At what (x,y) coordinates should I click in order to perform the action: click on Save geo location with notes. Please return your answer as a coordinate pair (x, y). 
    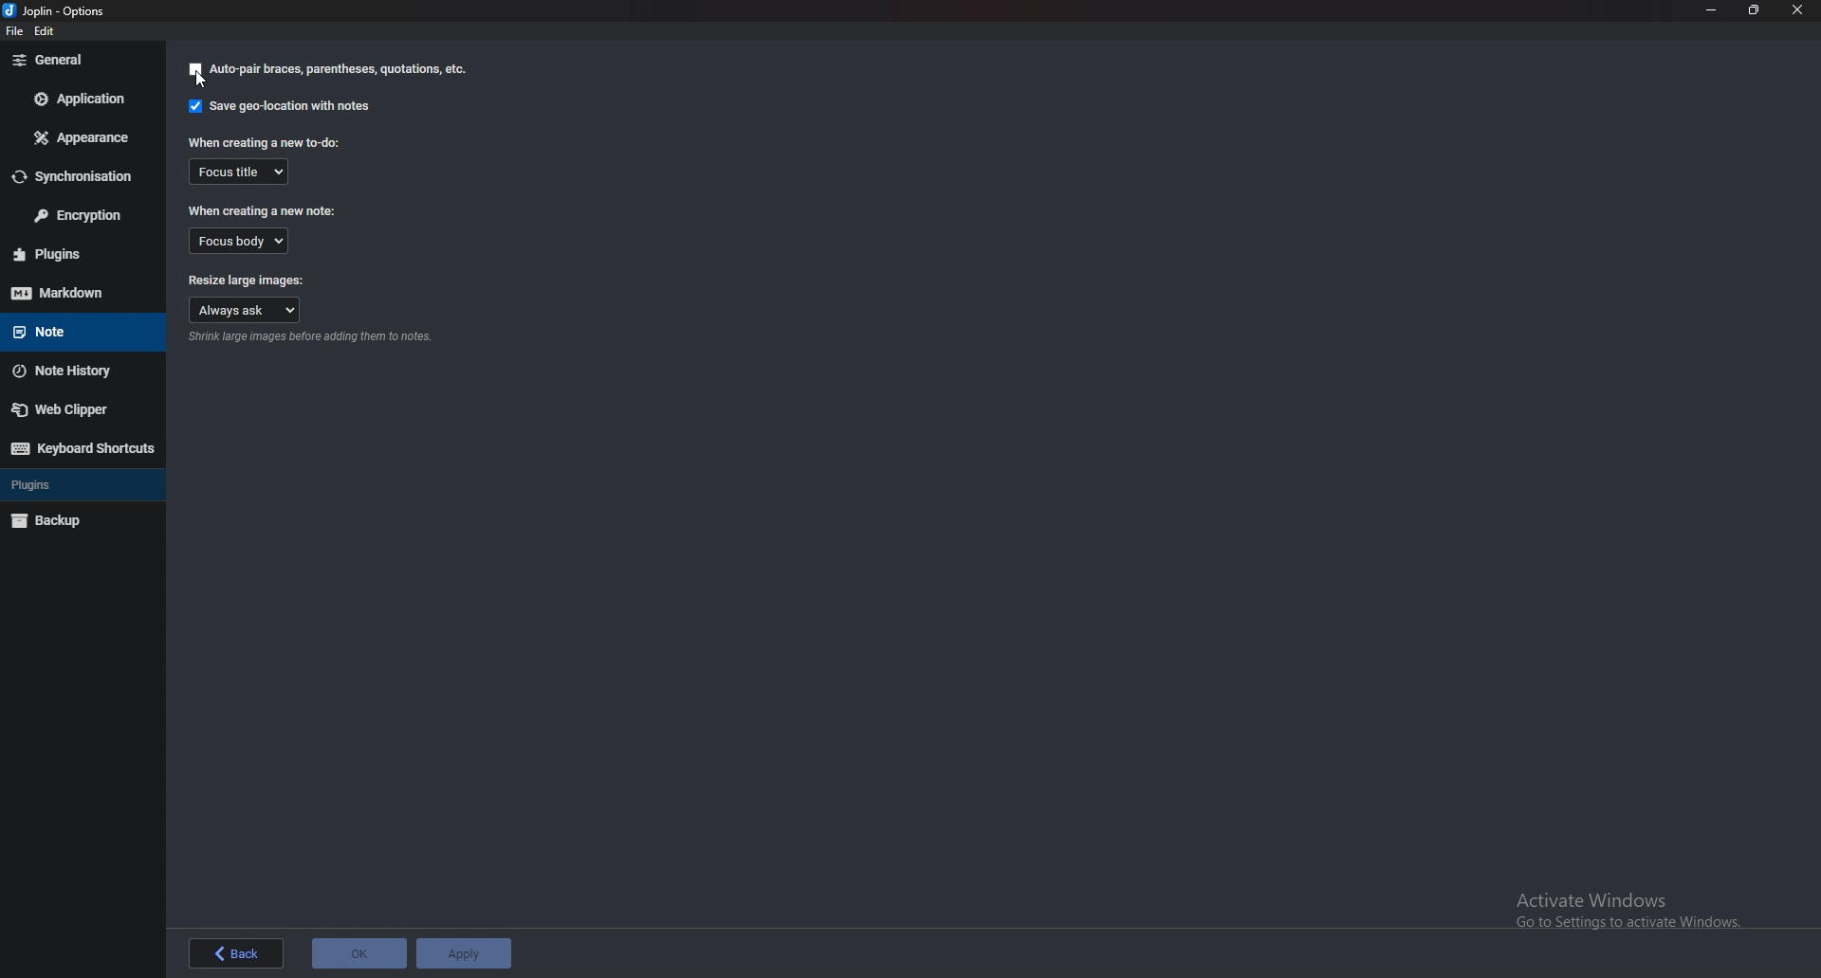
    Looking at the image, I should click on (279, 106).